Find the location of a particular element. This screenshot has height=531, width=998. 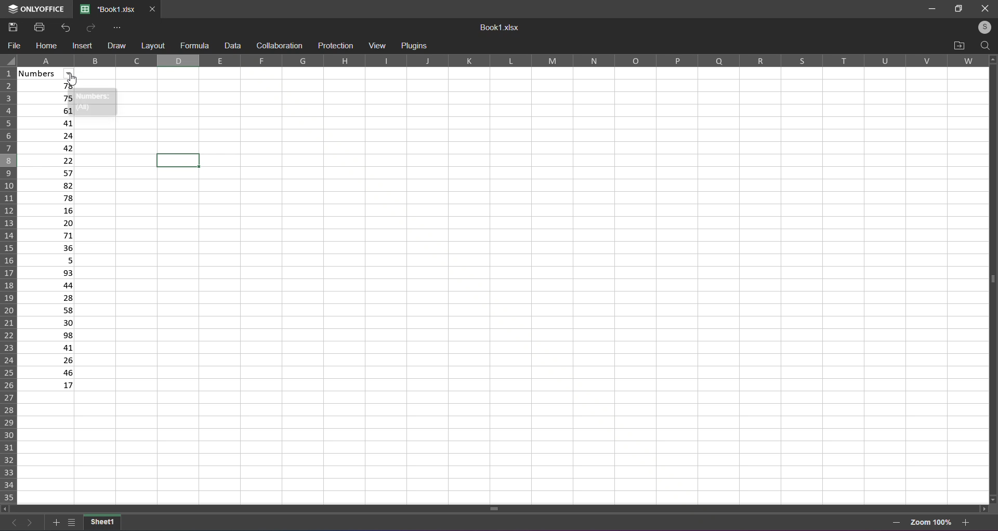

36 is located at coordinates (49, 248).